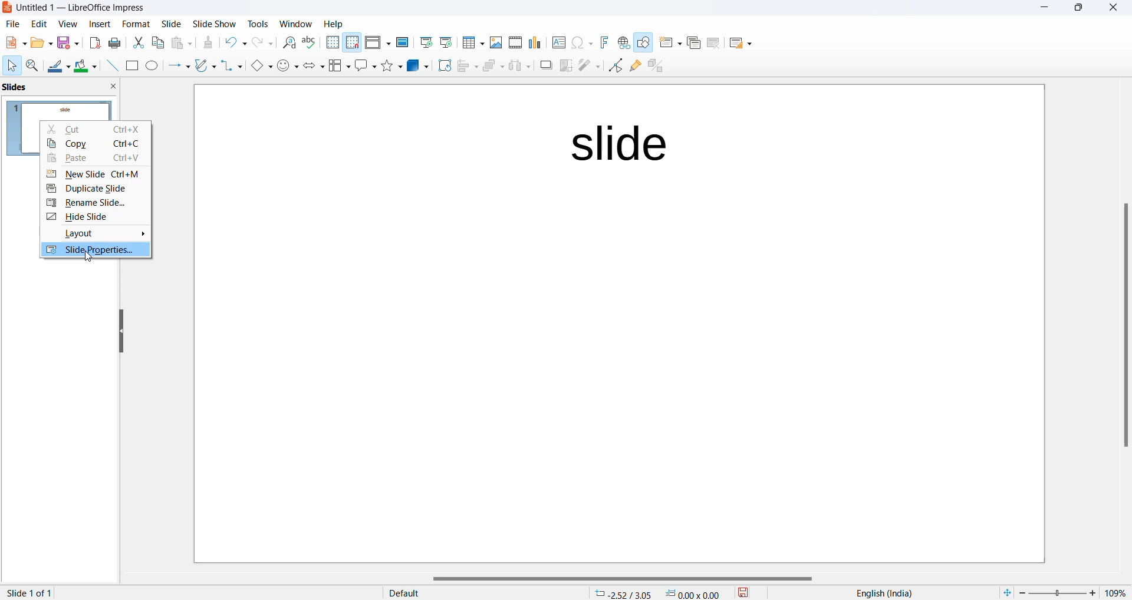  I want to click on resize, so click(121, 332).